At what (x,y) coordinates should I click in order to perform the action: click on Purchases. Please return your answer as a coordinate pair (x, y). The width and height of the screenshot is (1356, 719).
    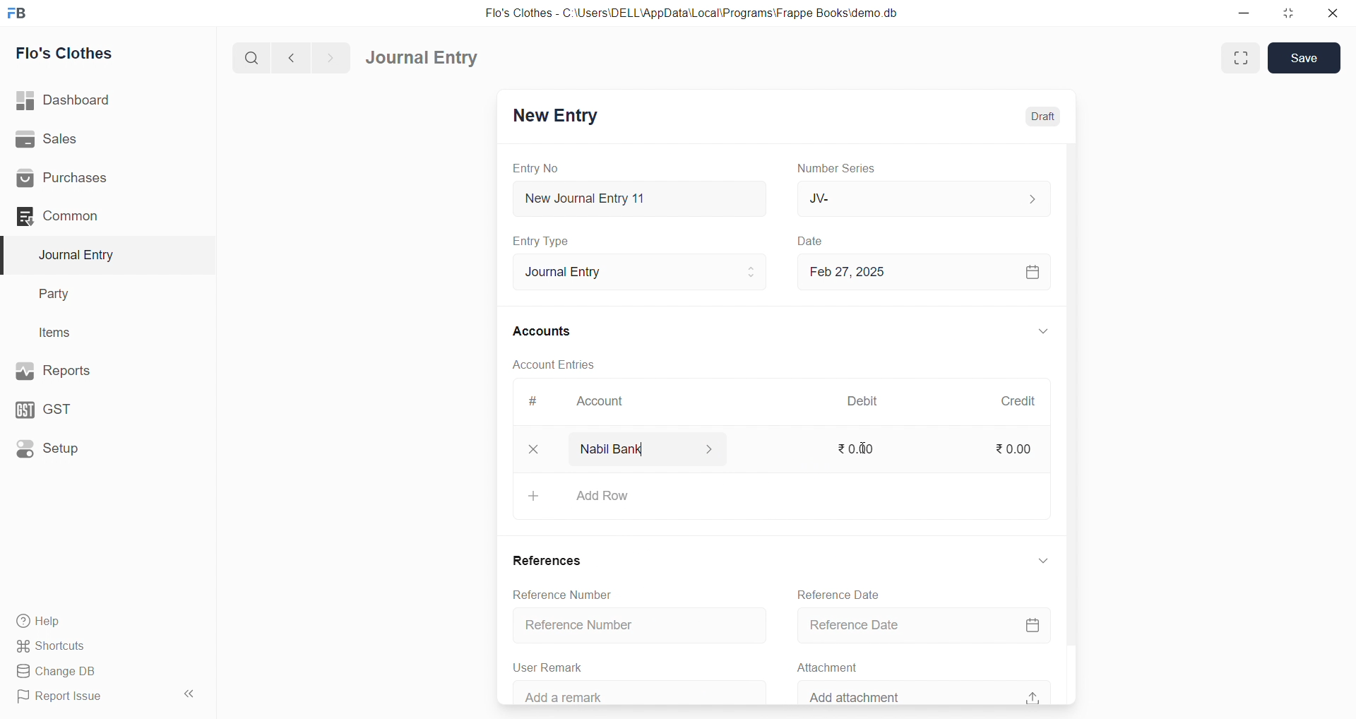
    Looking at the image, I should click on (85, 179).